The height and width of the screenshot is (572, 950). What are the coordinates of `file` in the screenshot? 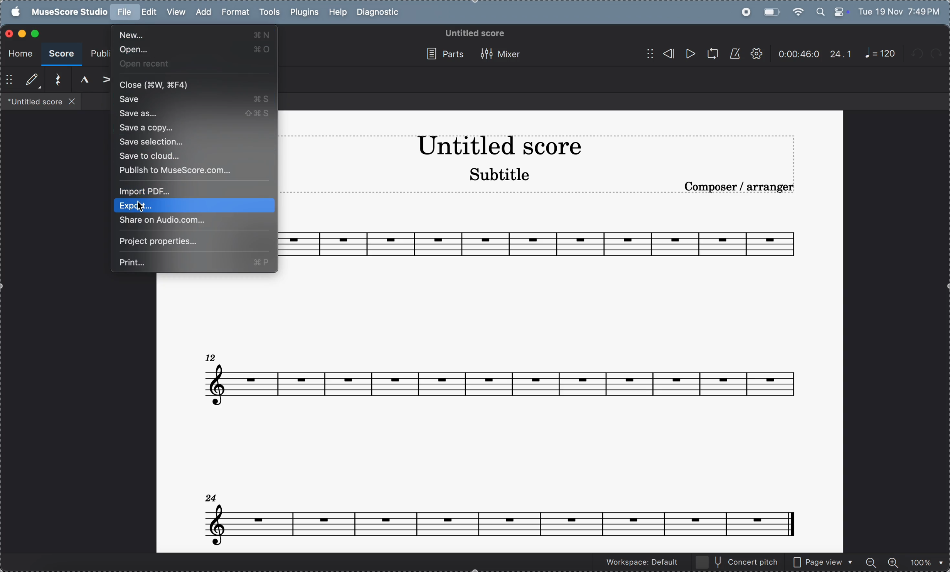 It's located at (124, 12).